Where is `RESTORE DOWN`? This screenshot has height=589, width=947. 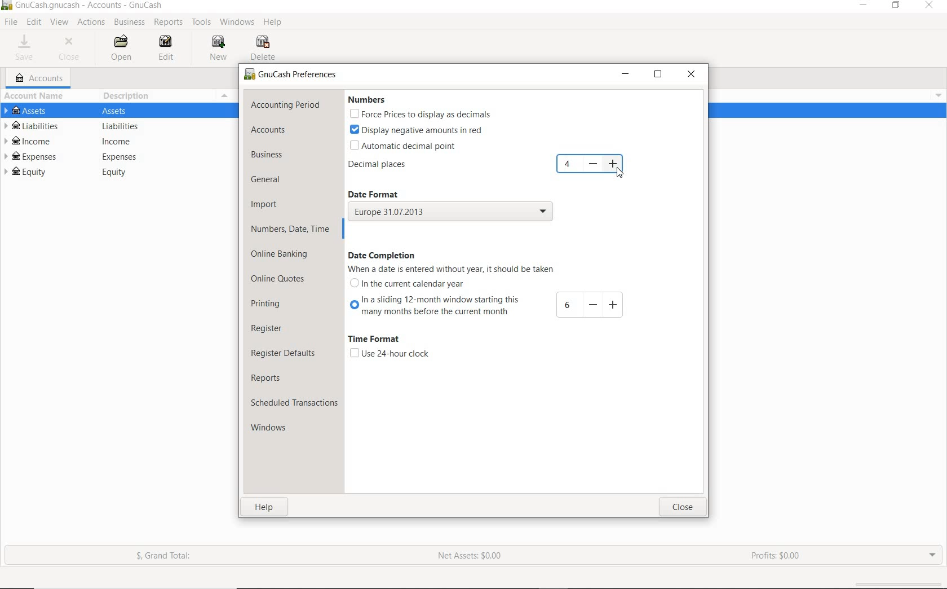
RESTORE DOWN is located at coordinates (897, 6).